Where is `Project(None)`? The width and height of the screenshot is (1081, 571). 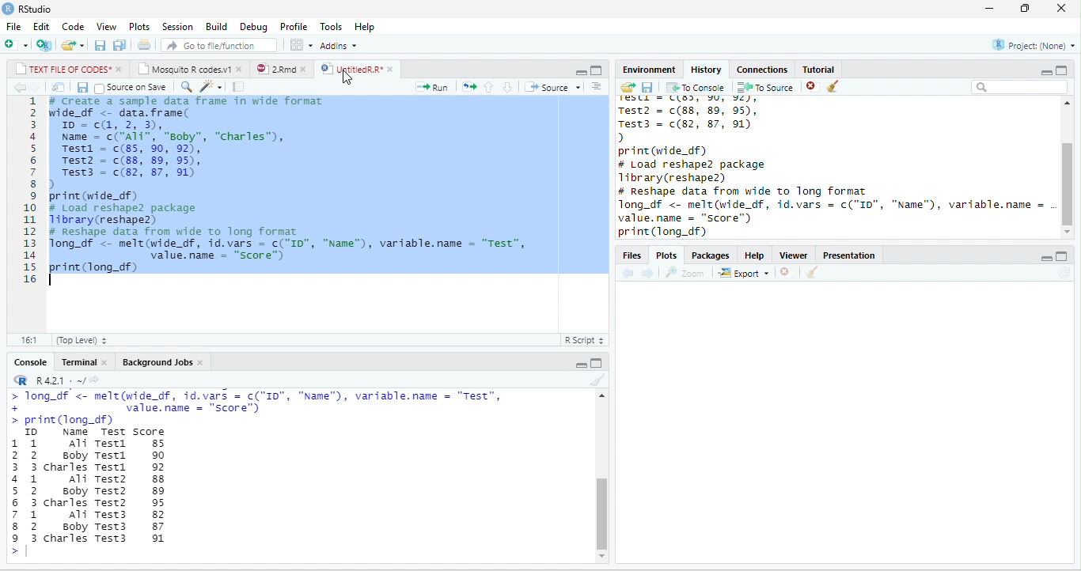
Project(None) is located at coordinates (1034, 45).